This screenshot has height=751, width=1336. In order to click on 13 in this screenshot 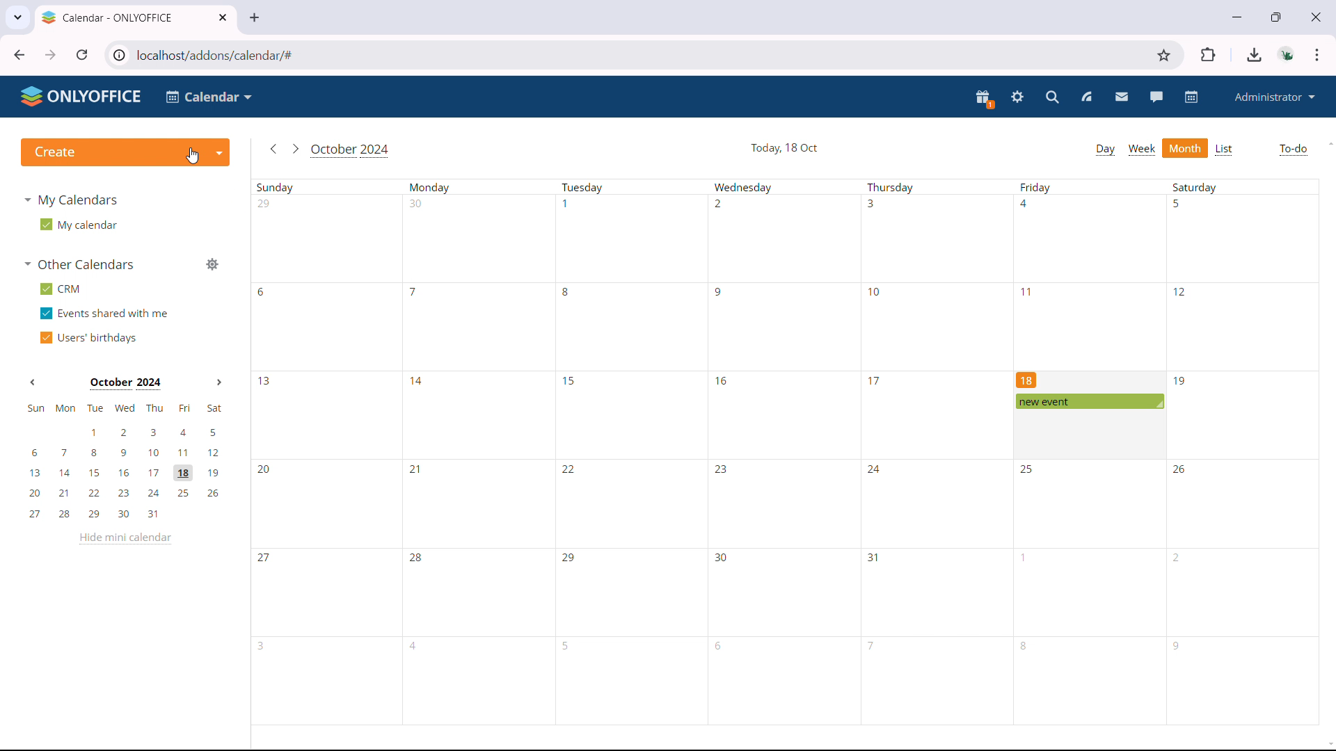, I will do `click(265, 382)`.